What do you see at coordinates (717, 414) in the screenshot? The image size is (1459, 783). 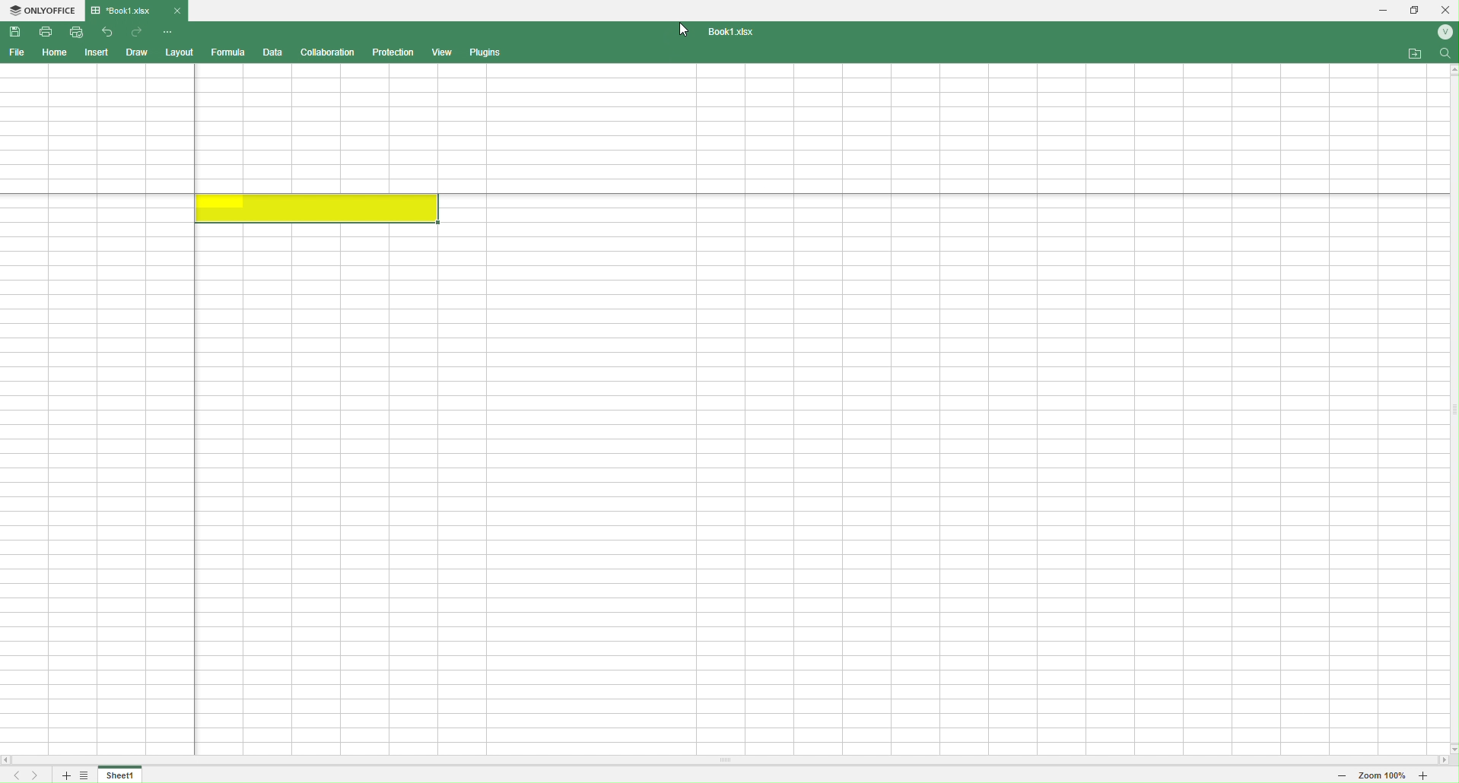 I see `Cells` at bounding box center [717, 414].